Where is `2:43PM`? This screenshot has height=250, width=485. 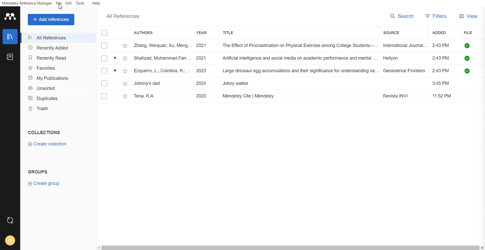 2:43PM is located at coordinates (441, 45).